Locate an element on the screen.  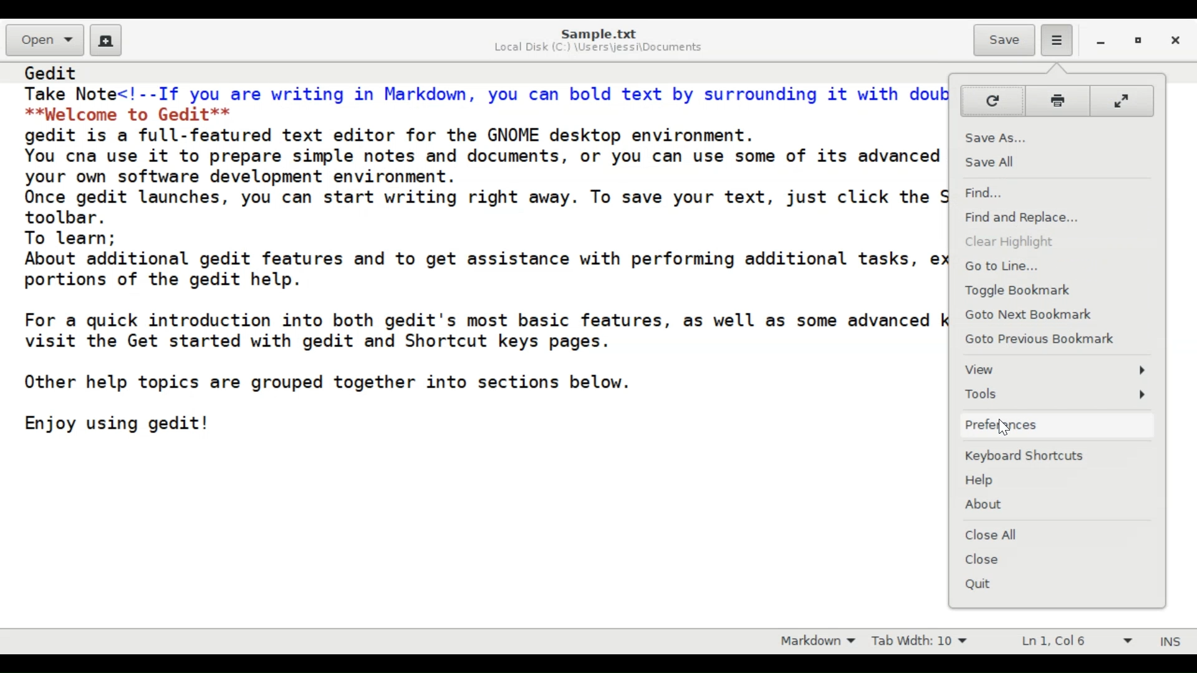
Reload is located at coordinates (994, 100).